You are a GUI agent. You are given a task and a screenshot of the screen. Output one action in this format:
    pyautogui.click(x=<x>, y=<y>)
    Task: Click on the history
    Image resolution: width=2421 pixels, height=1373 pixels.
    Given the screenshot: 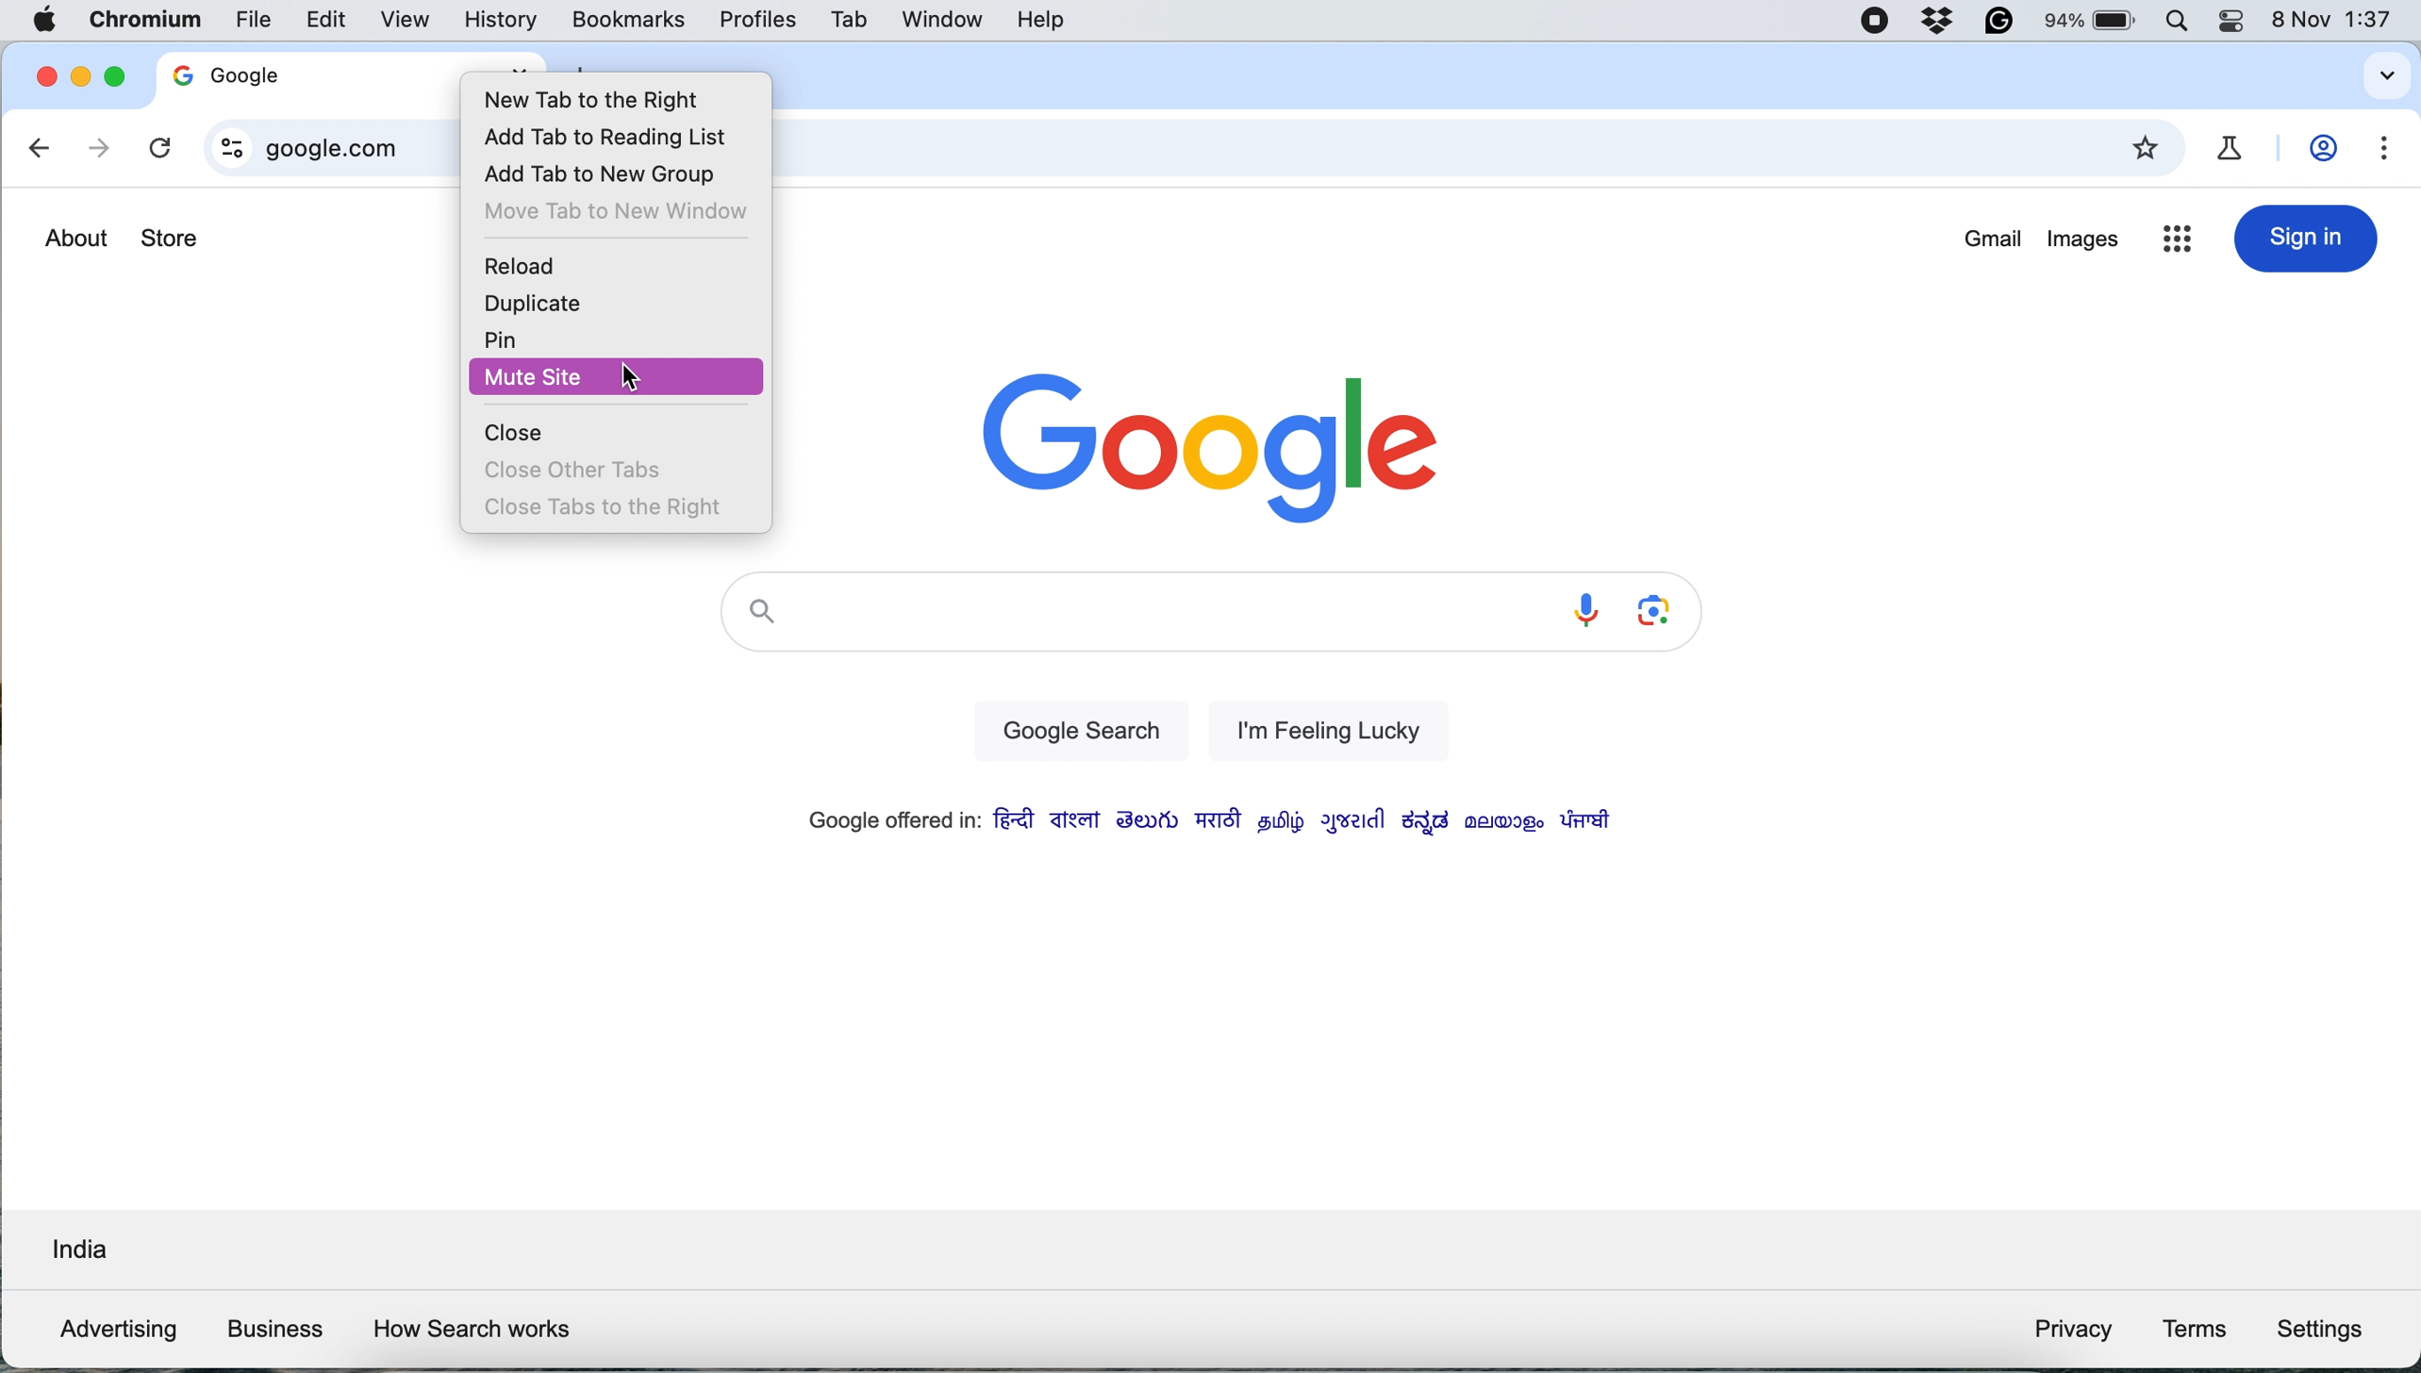 What is the action you would take?
    pyautogui.click(x=501, y=20)
    